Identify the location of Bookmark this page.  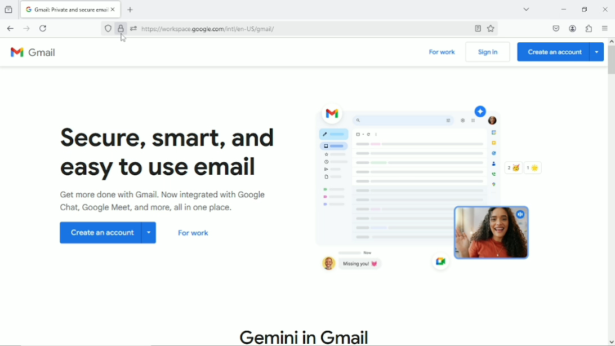
(491, 28).